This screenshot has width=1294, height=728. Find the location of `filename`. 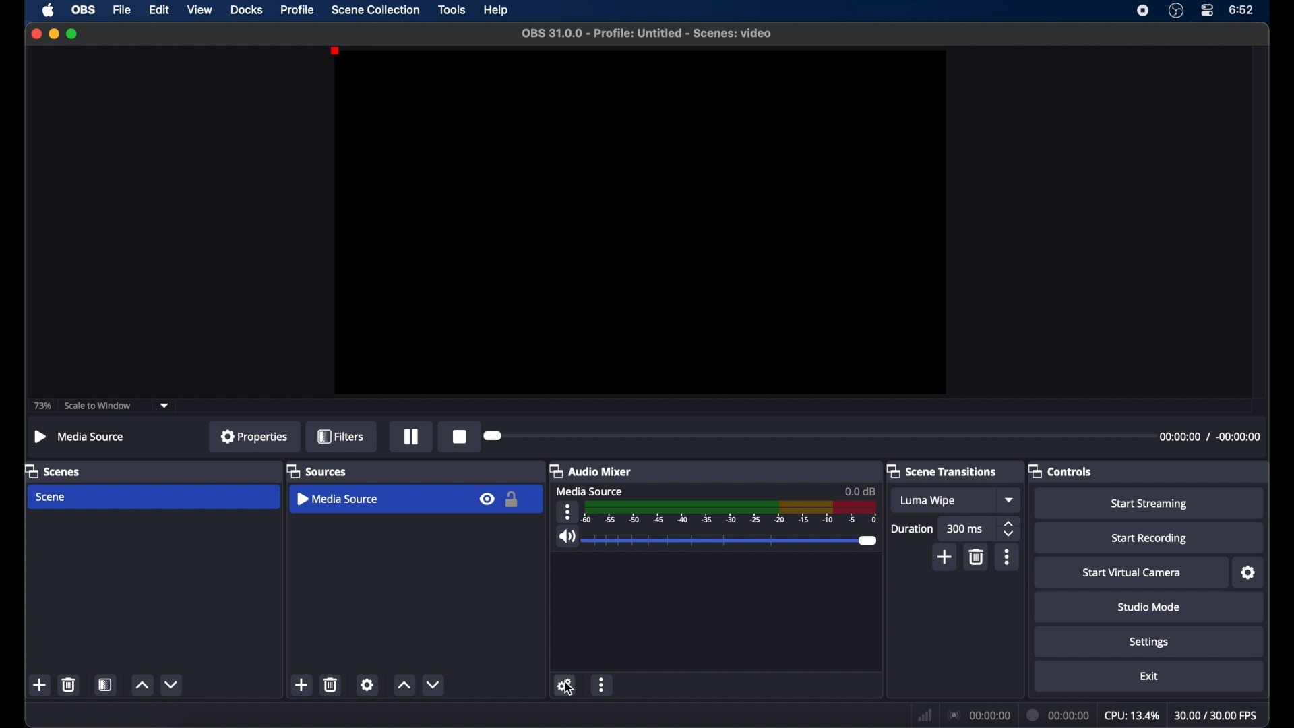

filename is located at coordinates (648, 33).